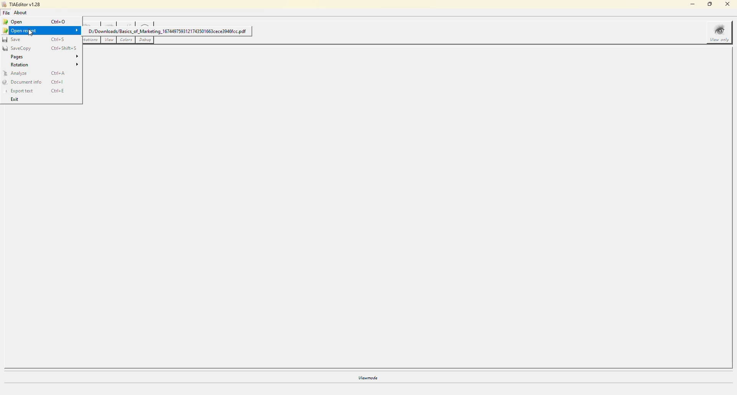 The width and height of the screenshot is (737, 395). Describe the element at coordinates (20, 65) in the screenshot. I see `rotation` at that location.